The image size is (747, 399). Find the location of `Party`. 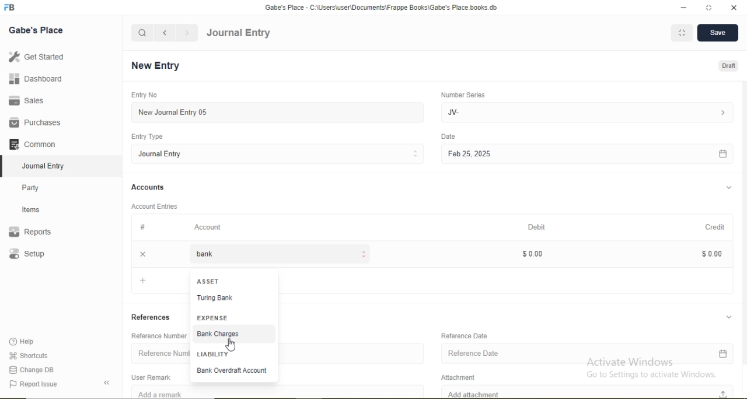

Party is located at coordinates (39, 187).